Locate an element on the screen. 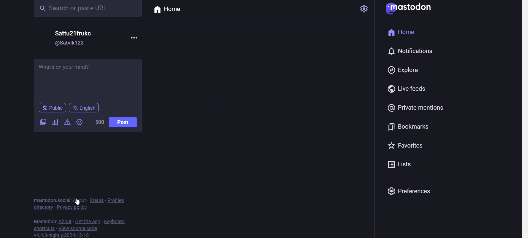 The width and height of the screenshot is (528, 238). mastodon social is located at coordinates (51, 200).